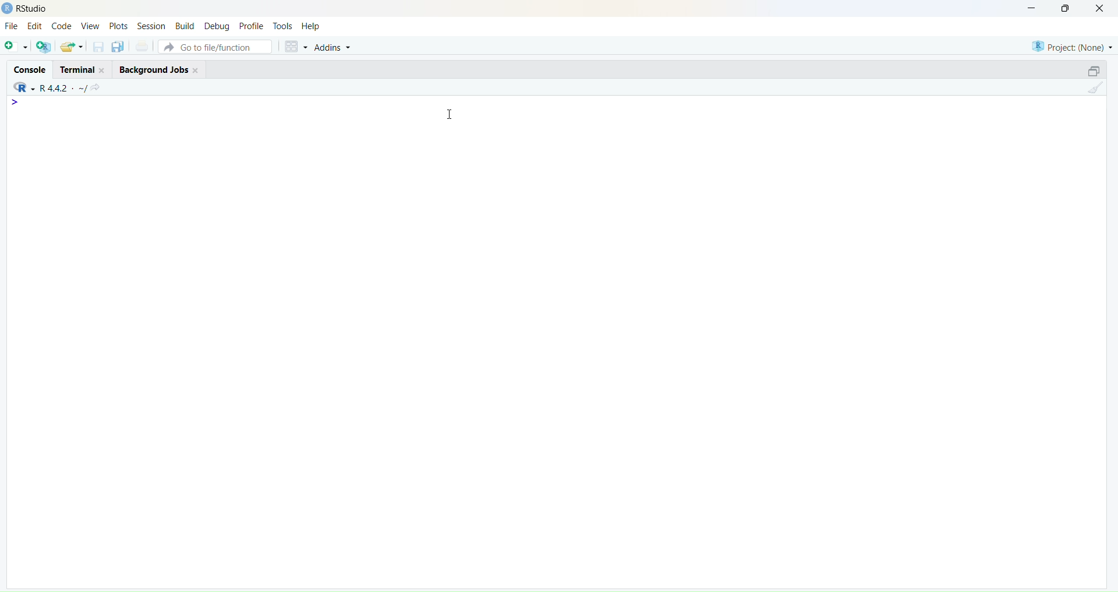 The height and width of the screenshot is (592, 1118). Describe the element at coordinates (65, 86) in the screenshot. I see `- R442 - ~/` at that location.